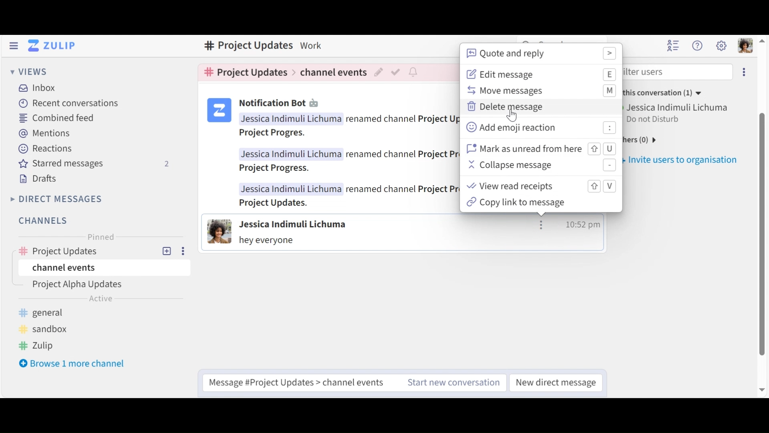 The height and width of the screenshot is (433, 769). Describe the element at coordinates (46, 328) in the screenshot. I see `sandbox` at that location.